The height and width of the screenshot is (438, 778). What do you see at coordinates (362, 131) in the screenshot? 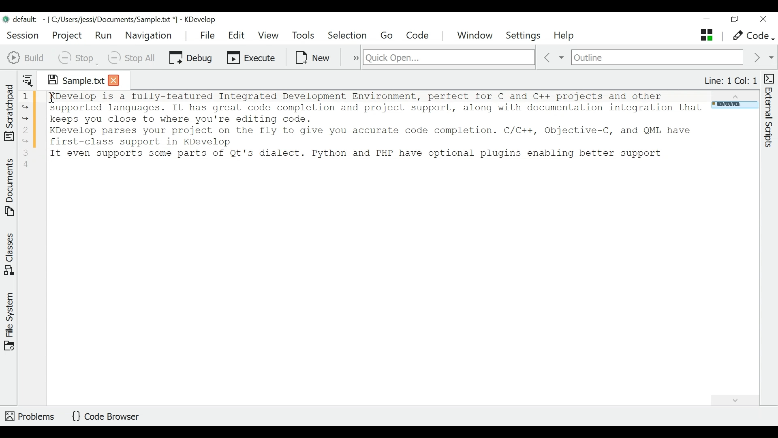
I see `1 KDevelop is a fully-featured Integrated Development Environment, perfect for C and C++ projects and other supported languages. It has great code completion and project support, along with documentation integration that keeps you close to where you're editing code. 2 KDevelop parses your project on the fly to give you accurate code completion. C/C++, Objective-C, and QML have first-class support in KDevelop. 3 It even supports some parts of Qt's dialect. Python and PHP have optional plugins enabling better support.` at bounding box center [362, 131].